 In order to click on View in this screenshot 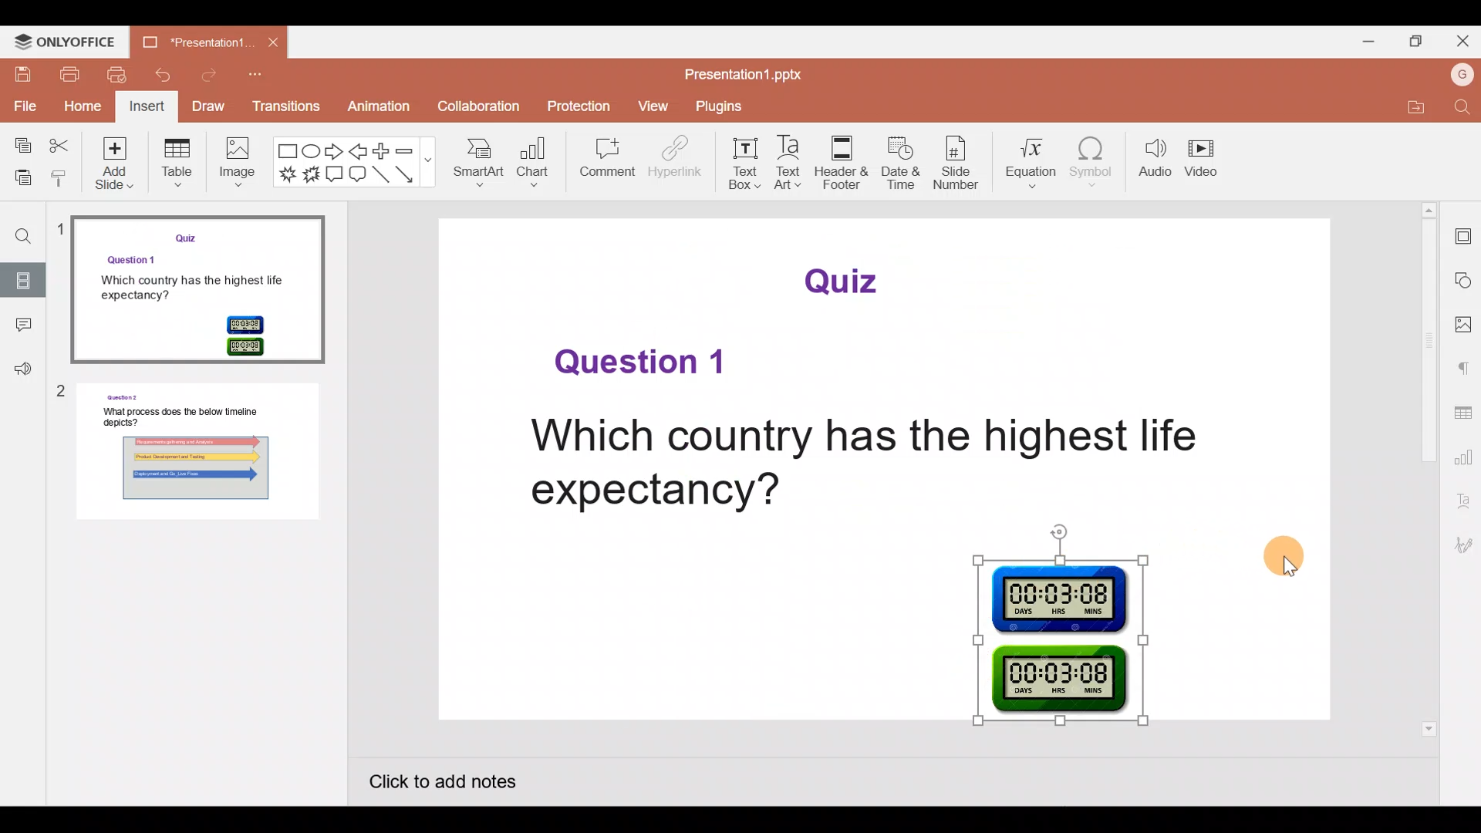, I will do `click(653, 108)`.